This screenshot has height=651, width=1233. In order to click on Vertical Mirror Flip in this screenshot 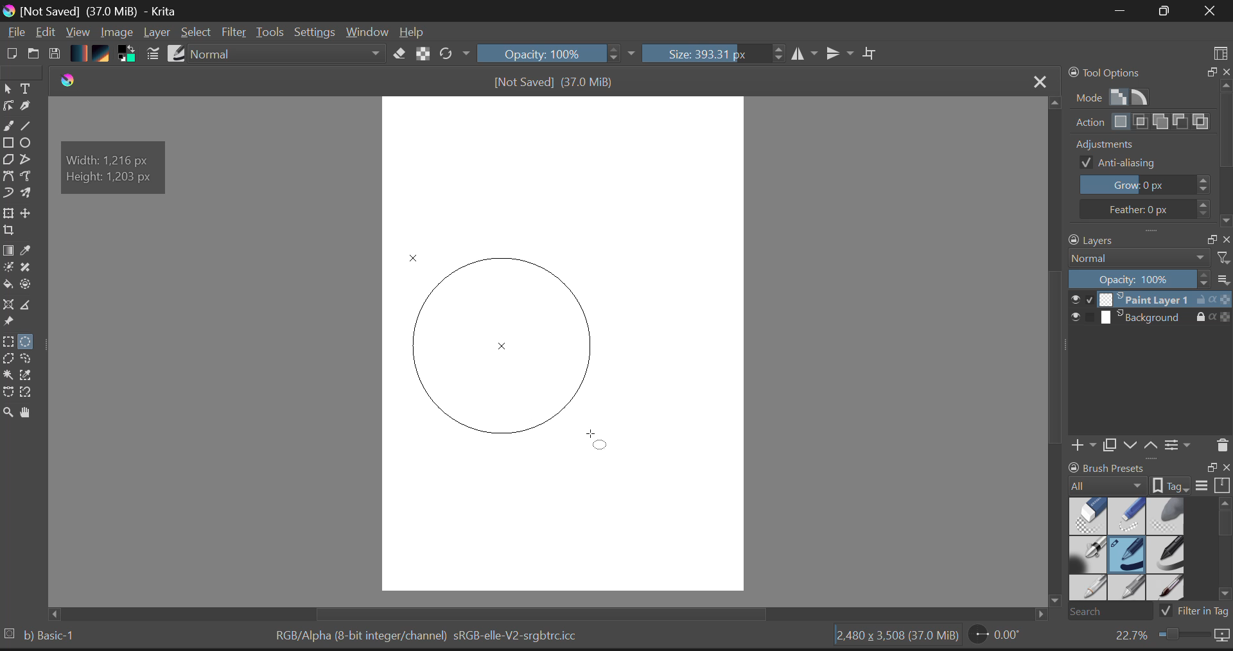, I will do `click(806, 55)`.